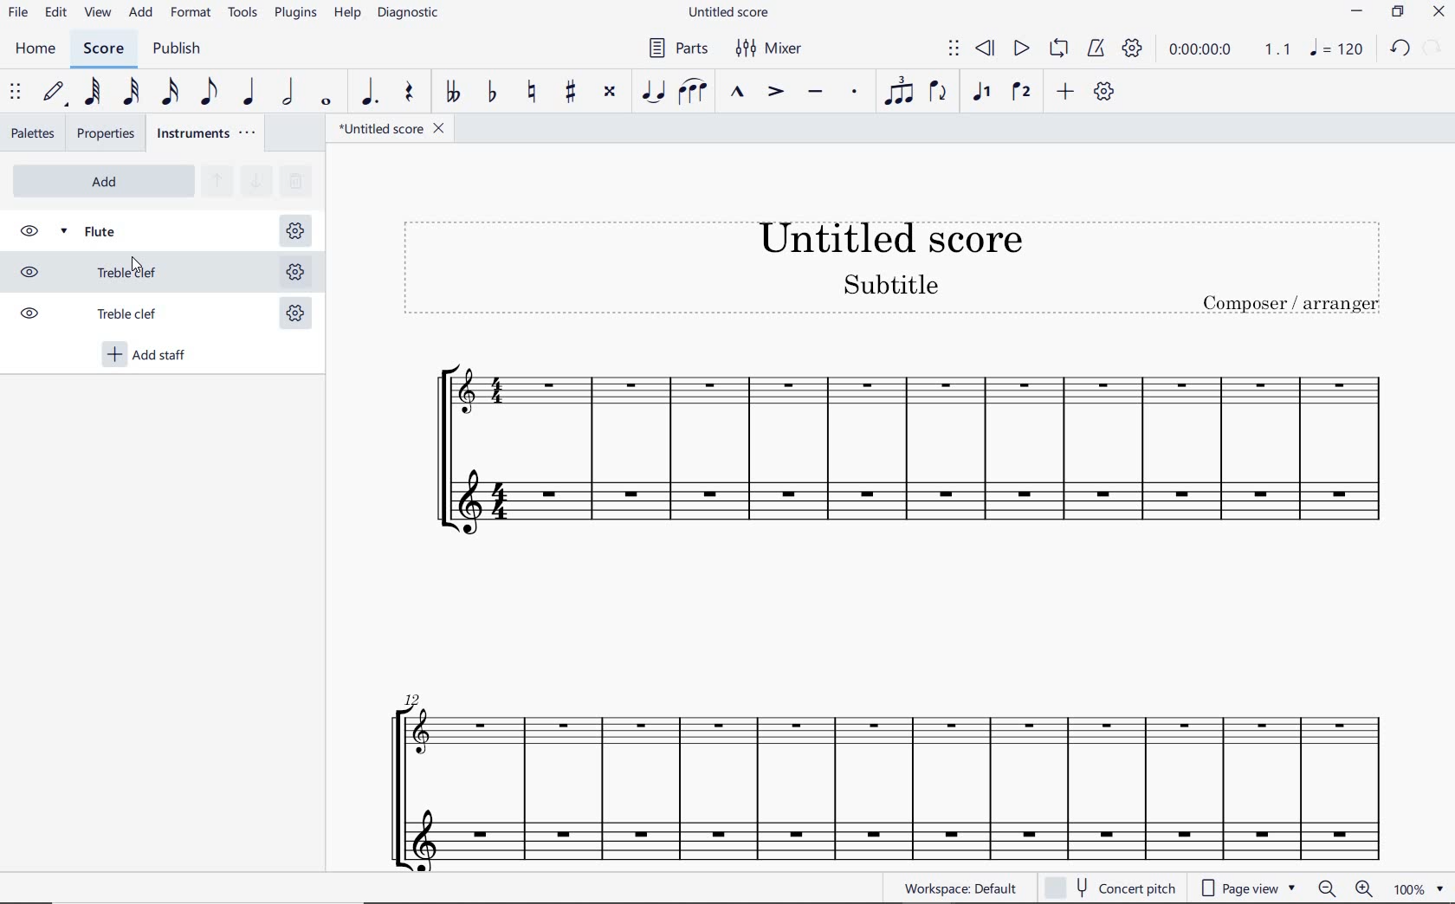 The image size is (1455, 904). What do you see at coordinates (40, 51) in the screenshot?
I see `home` at bounding box center [40, 51].